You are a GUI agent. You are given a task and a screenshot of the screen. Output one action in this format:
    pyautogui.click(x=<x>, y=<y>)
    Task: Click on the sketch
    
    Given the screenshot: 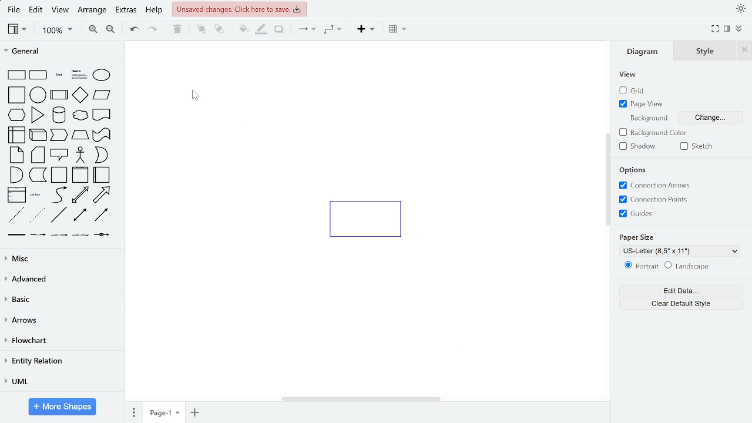 What is the action you would take?
    pyautogui.click(x=696, y=147)
    